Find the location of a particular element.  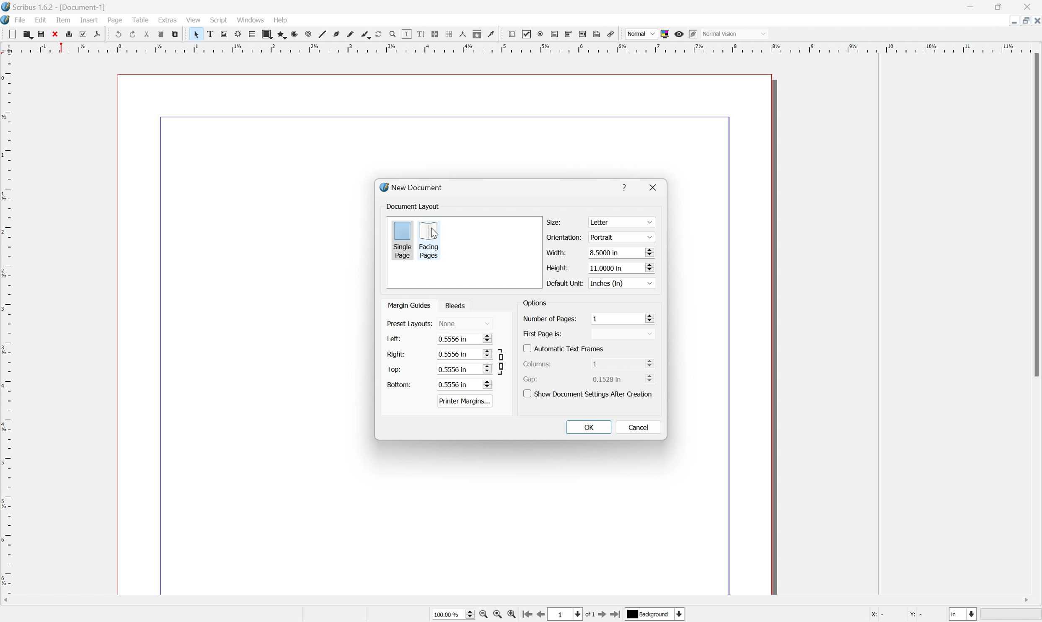

Normal is located at coordinates (639, 34).